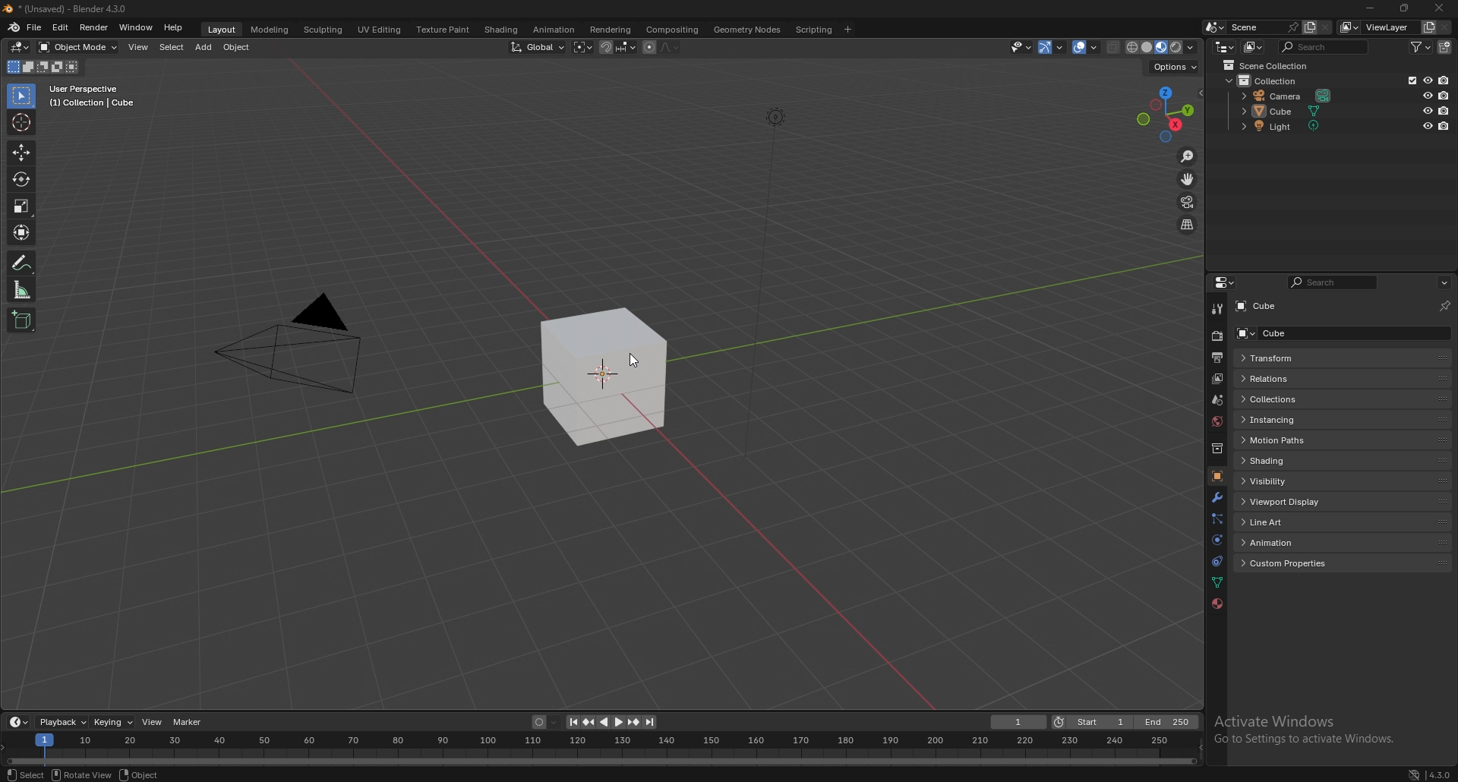 Image resolution: width=1458 pixels, height=782 pixels. What do you see at coordinates (1186, 156) in the screenshot?
I see `zoom` at bounding box center [1186, 156].